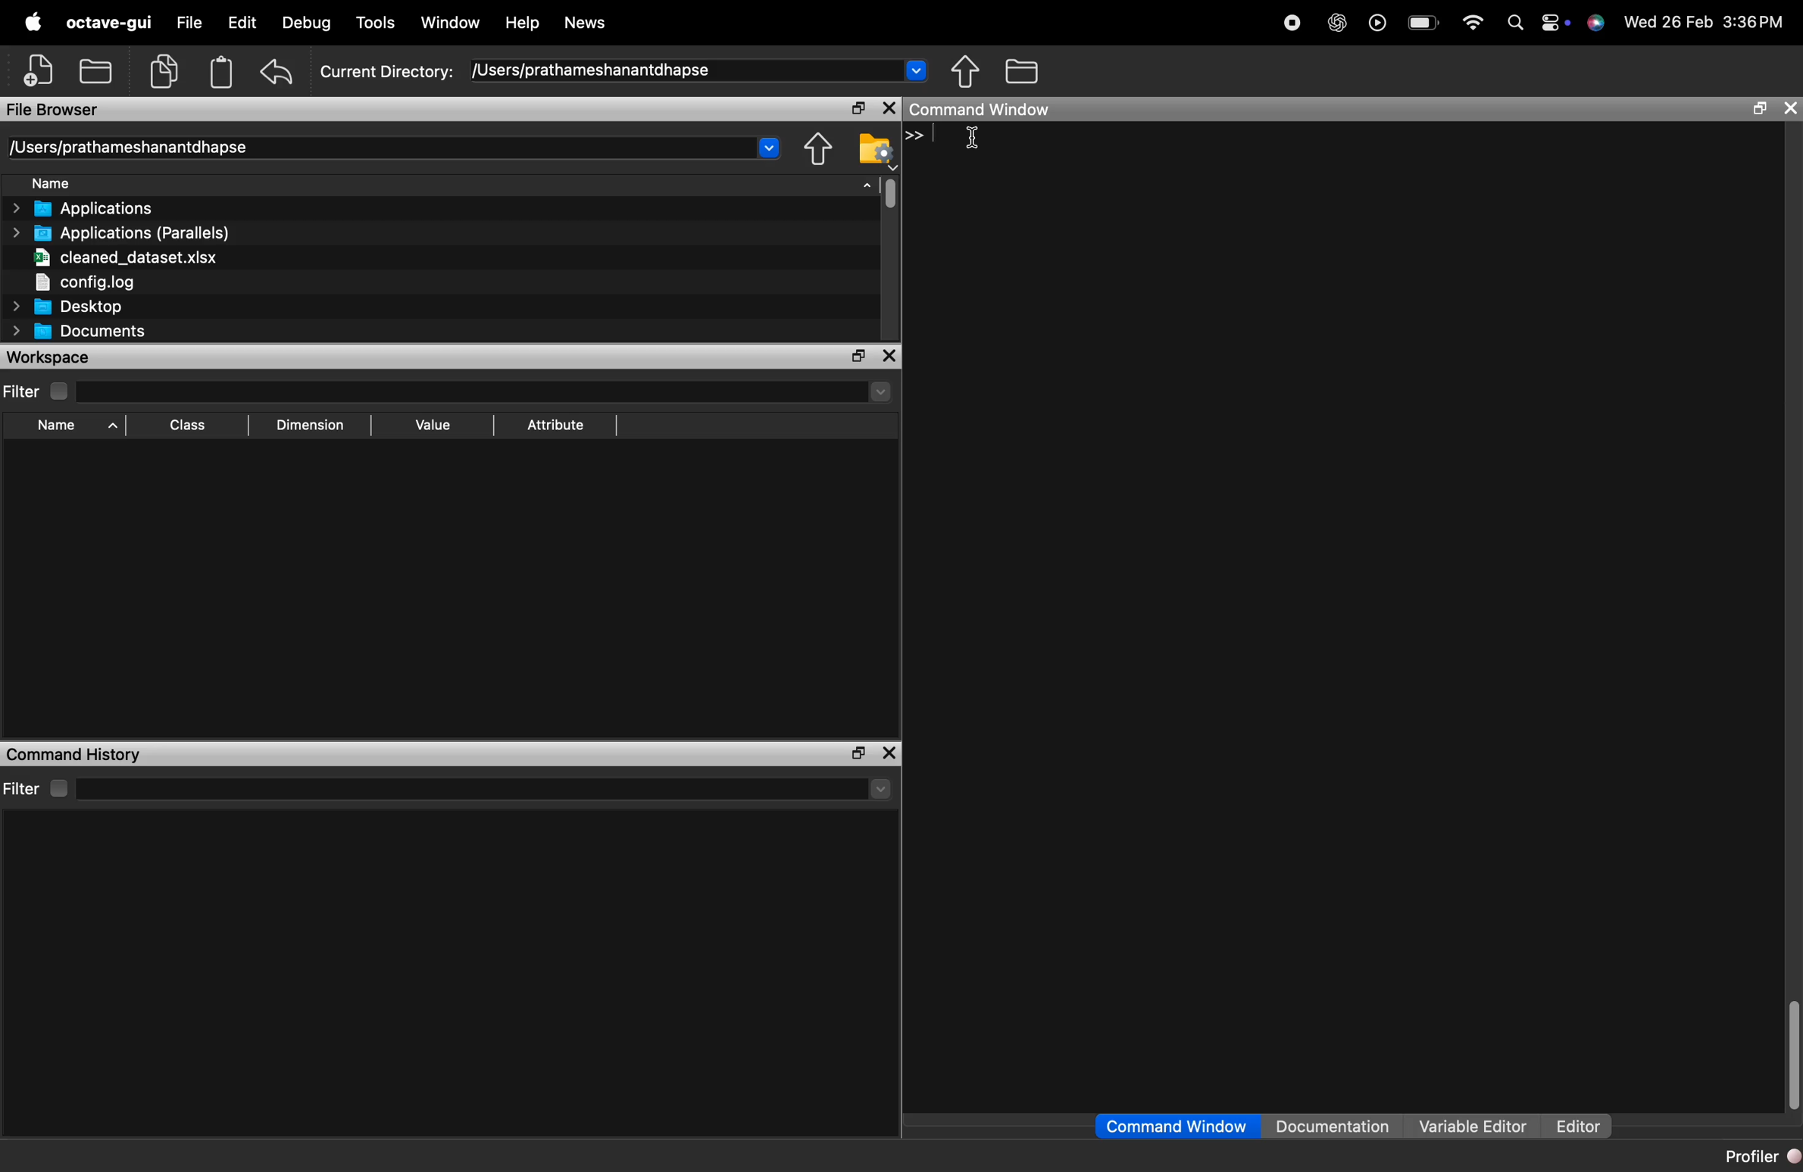 Image resolution: width=1803 pixels, height=1172 pixels. I want to click on Directory settings, so click(873, 148).